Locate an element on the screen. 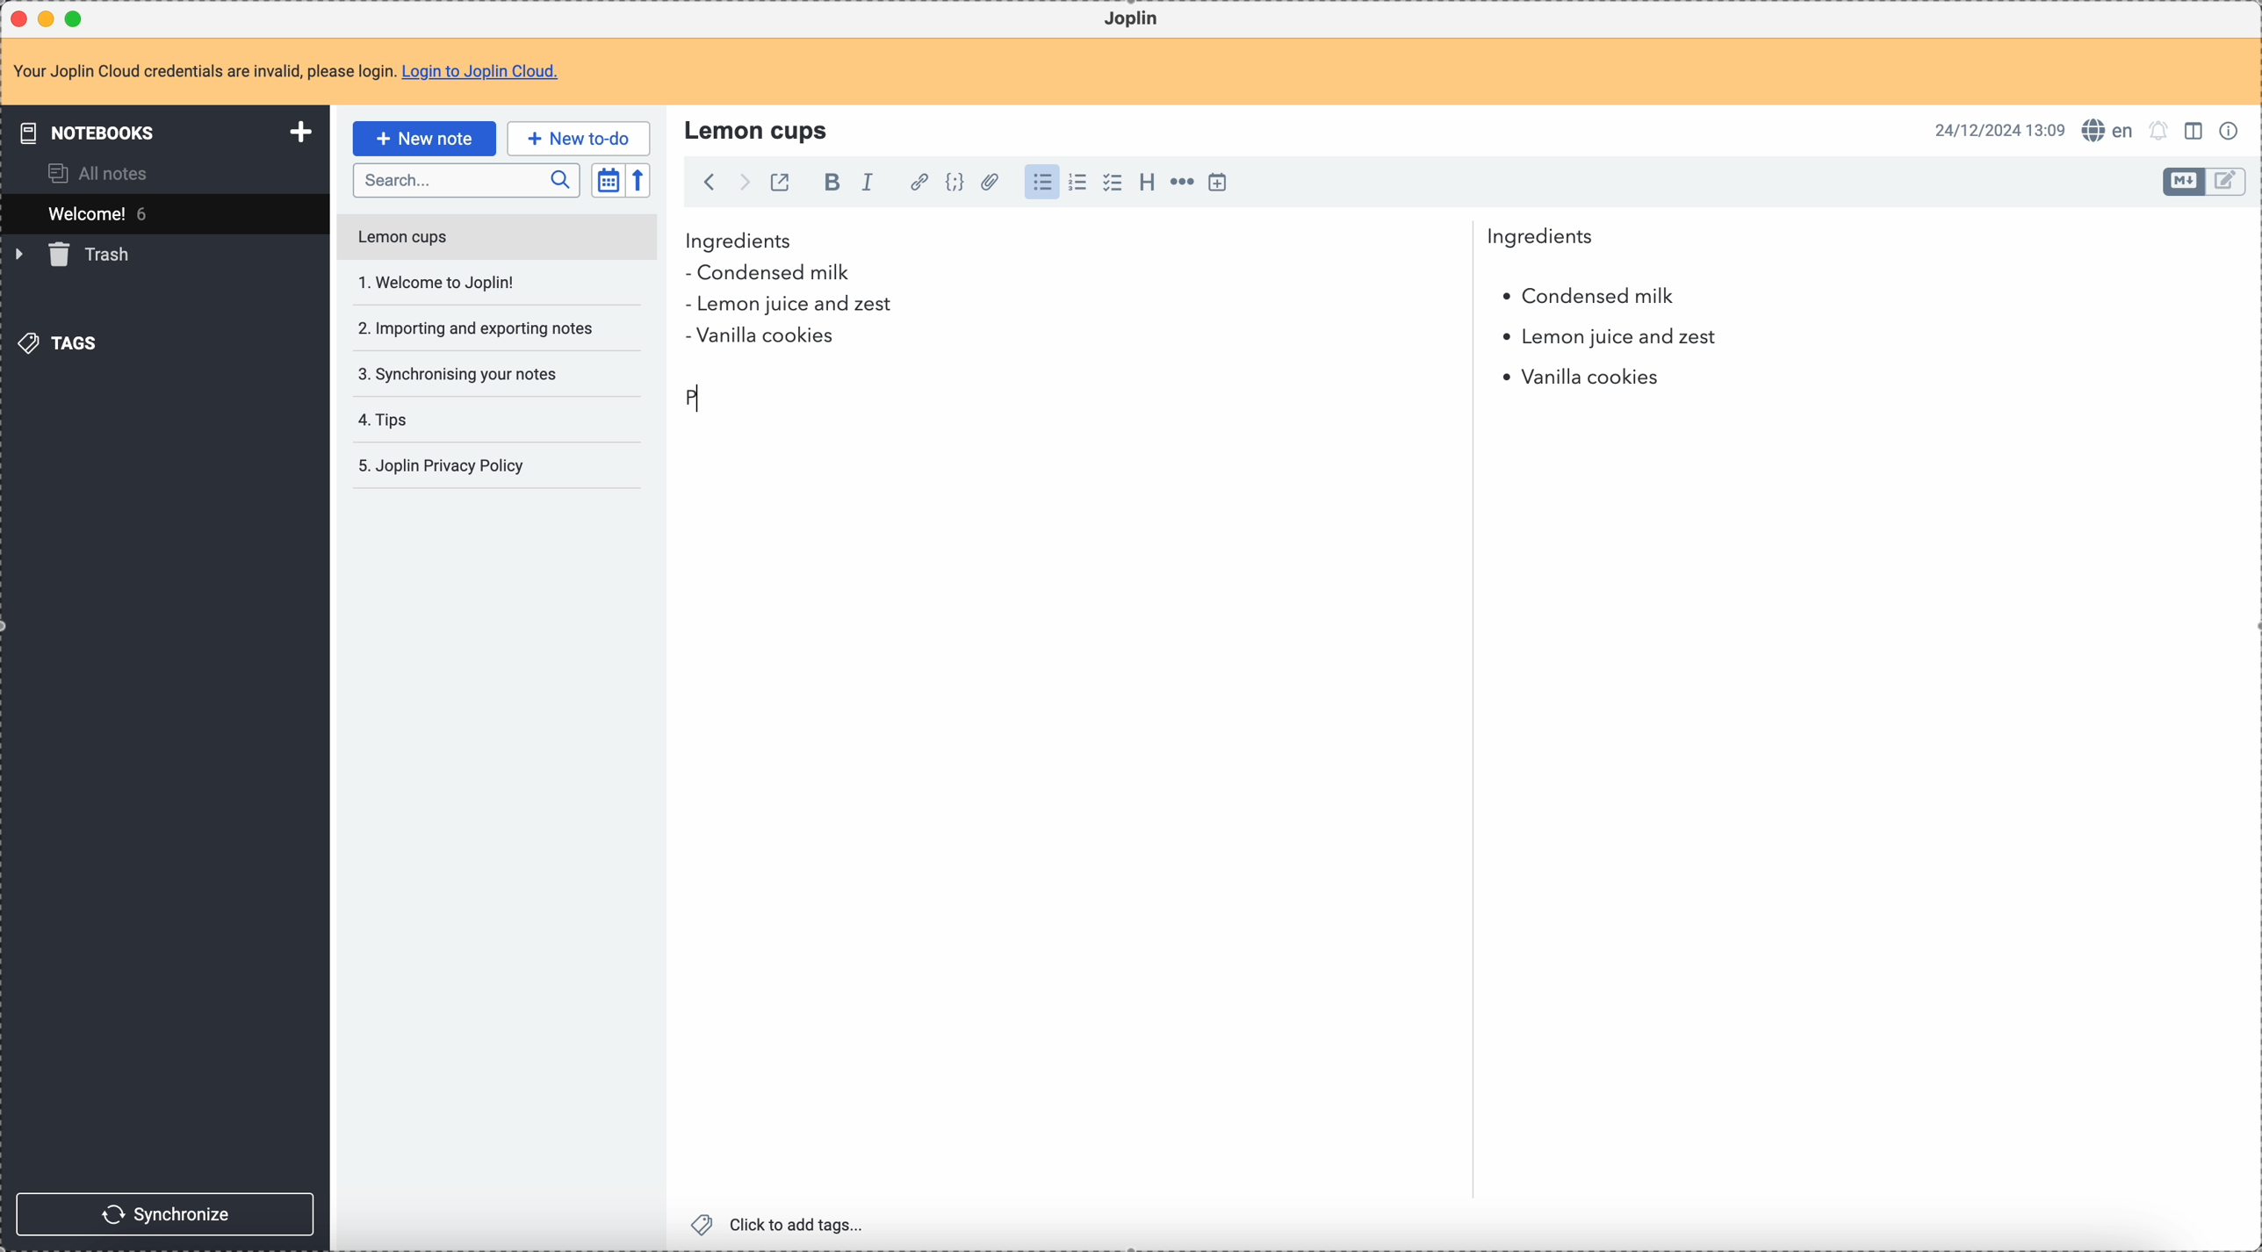 The height and width of the screenshot is (1252, 2262). search bar is located at coordinates (465, 181).